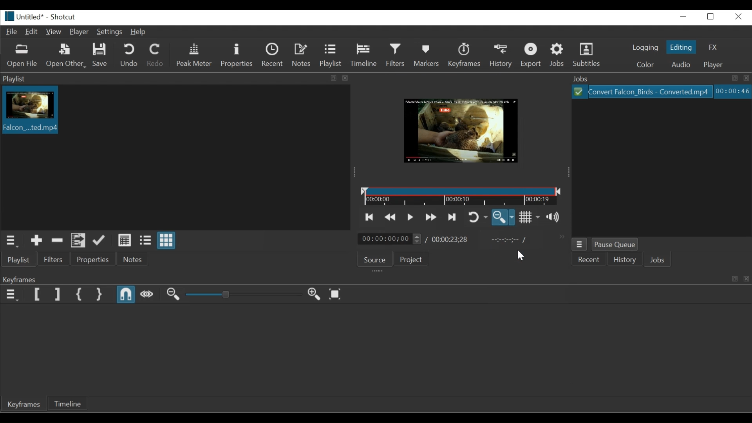  What do you see at coordinates (531, 55) in the screenshot?
I see `Export` at bounding box center [531, 55].